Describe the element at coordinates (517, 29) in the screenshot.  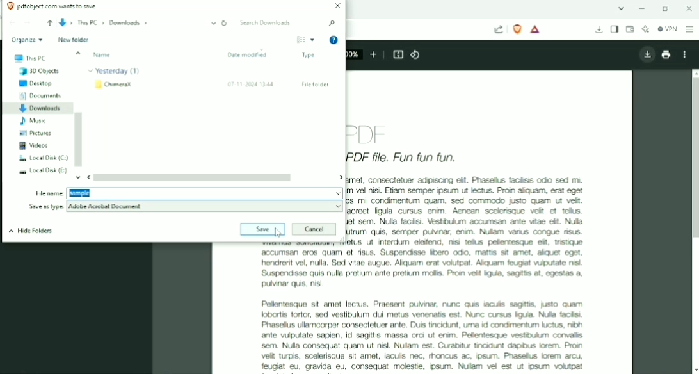
I see `Brave Shields` at that location.